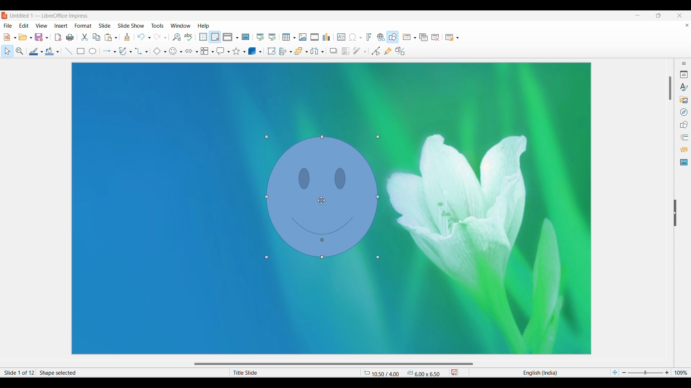 The image size is (691, 388). Describe the element at coordinates (681, 372) in the screenshot. I see `109%` at that location.